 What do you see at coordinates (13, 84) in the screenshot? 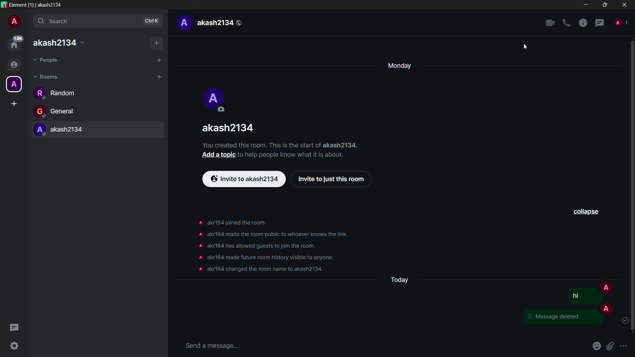
I see `profile icon` at bounding box center [13, 84].